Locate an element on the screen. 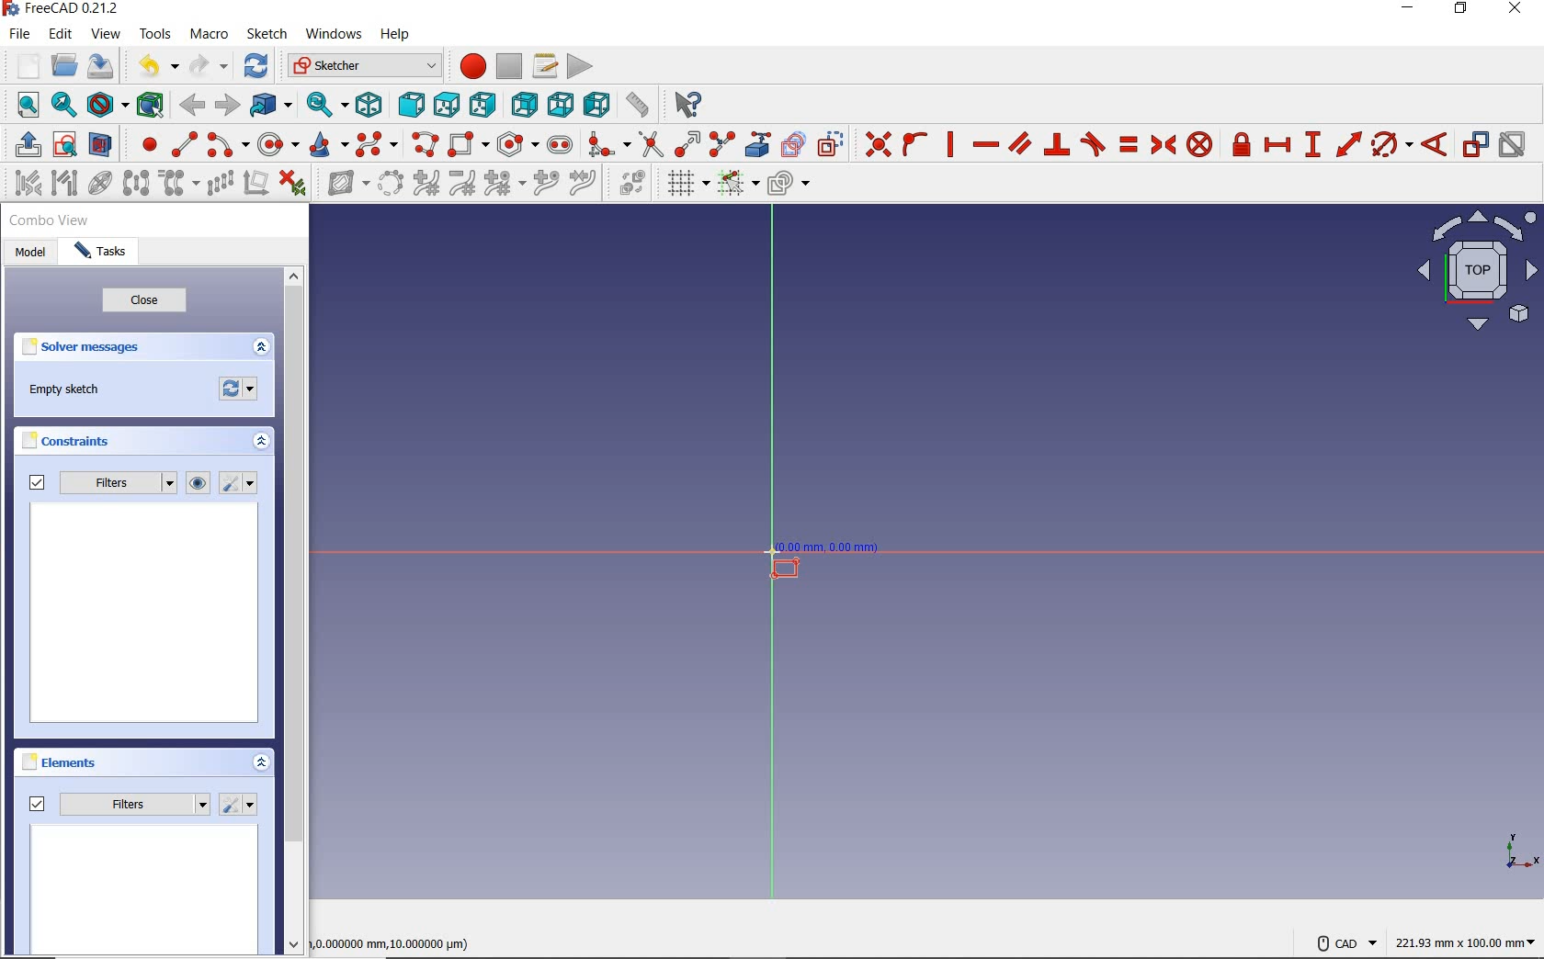 Image resolution: width=1544 pixels, height=959 pixels. tasks is located at coordinates (103, 254).